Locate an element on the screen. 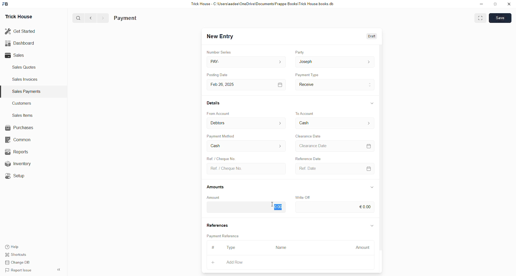  Number Series is located at coordinates (219, 52).